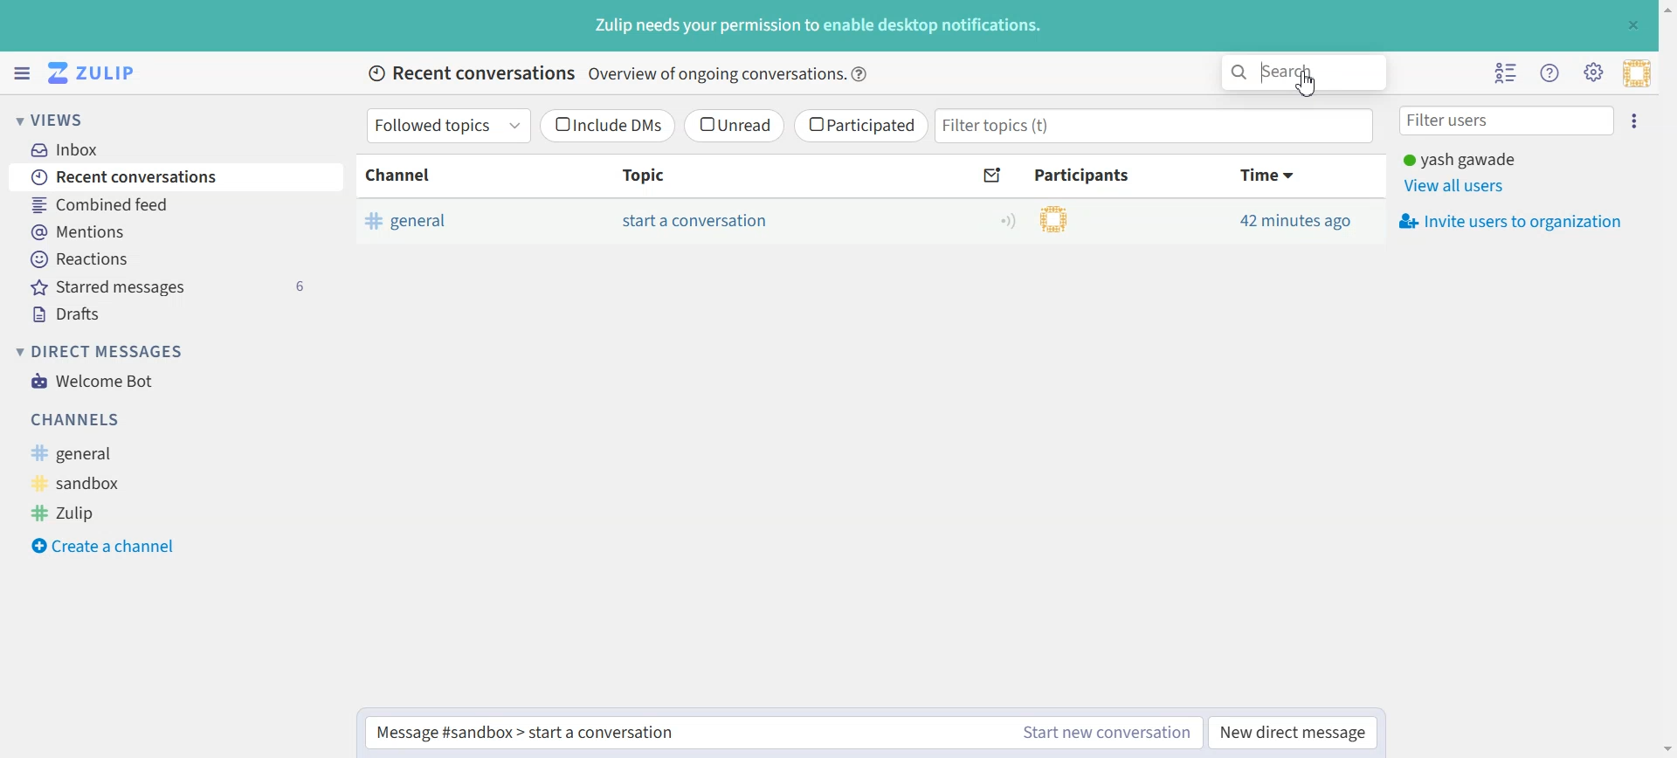  Describe the element at coordinates (104, 543) in the screenshot. I see `Create a channel` at that location.